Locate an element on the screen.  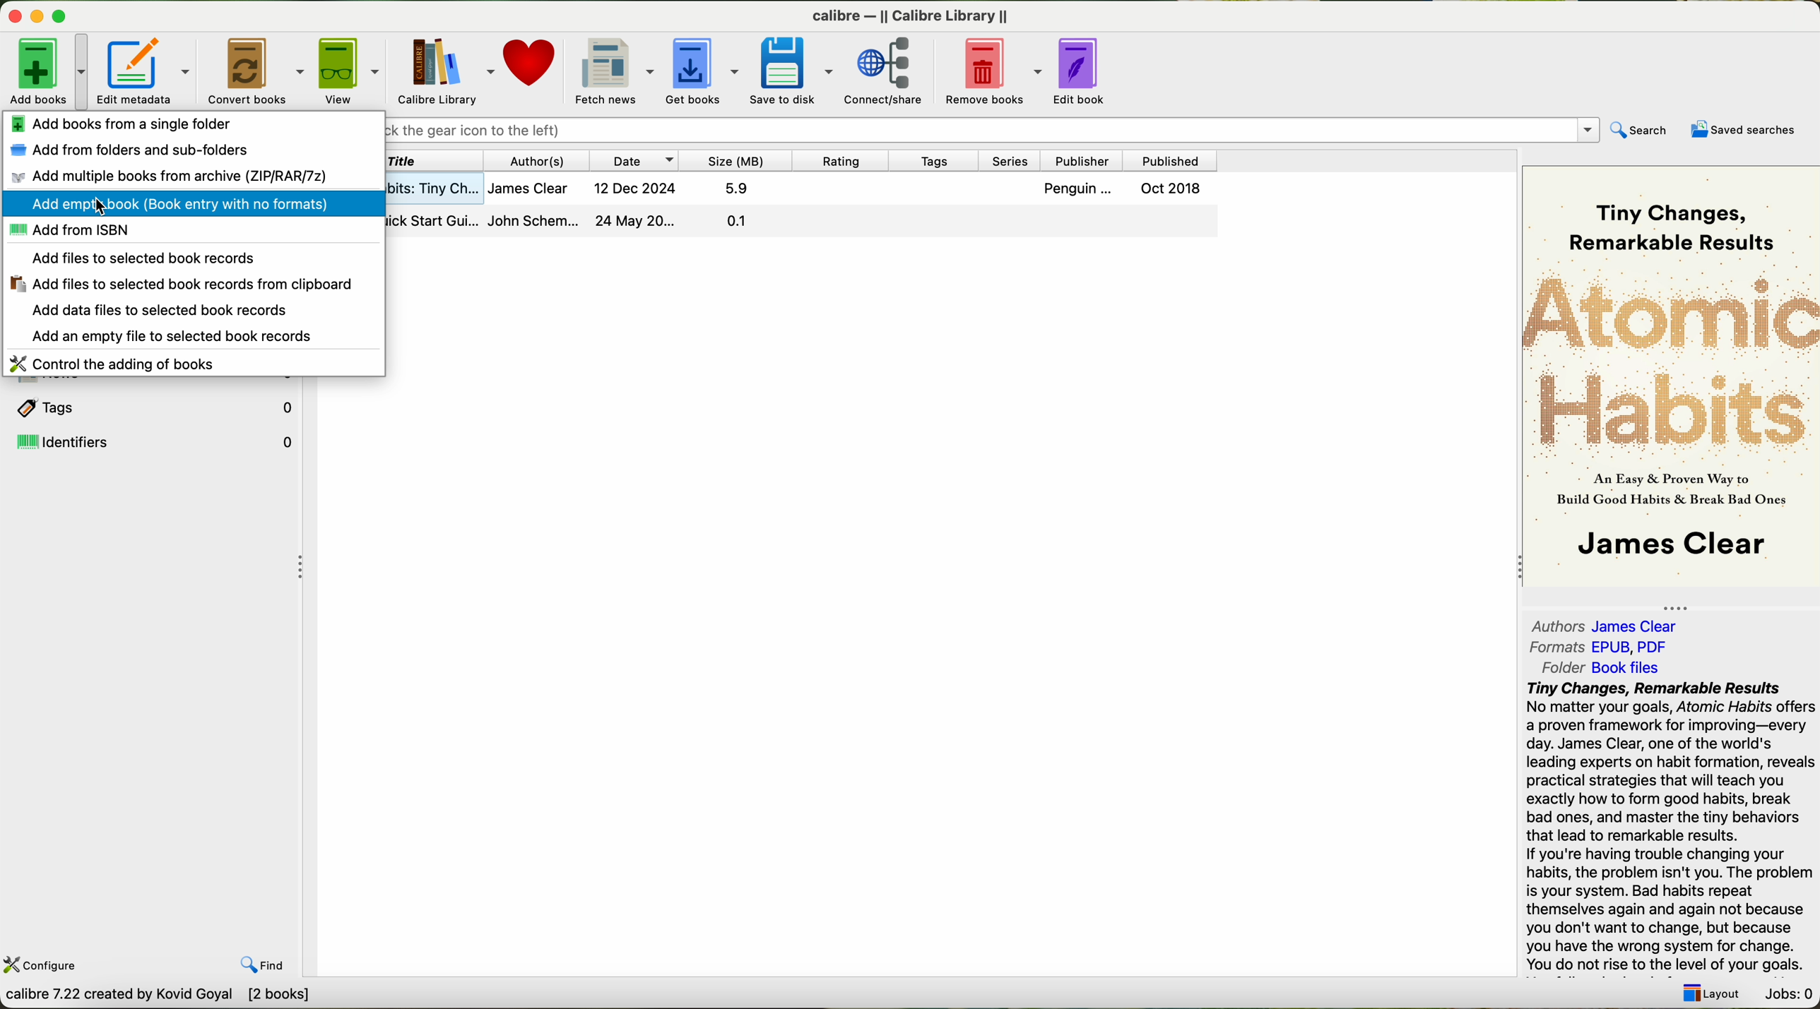
saved searches is located at coordinates (1742, 129).